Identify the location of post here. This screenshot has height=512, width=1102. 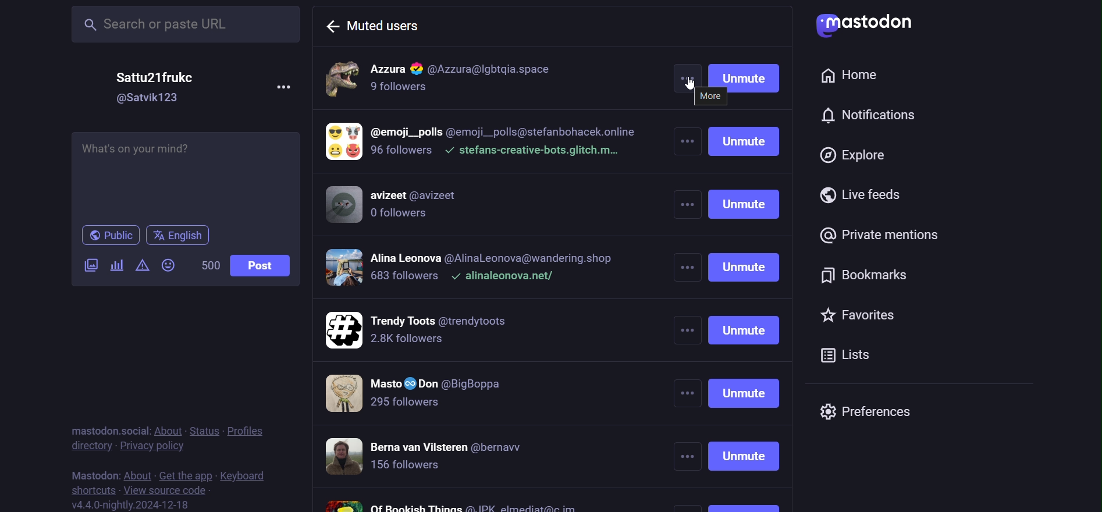
(184, 176).